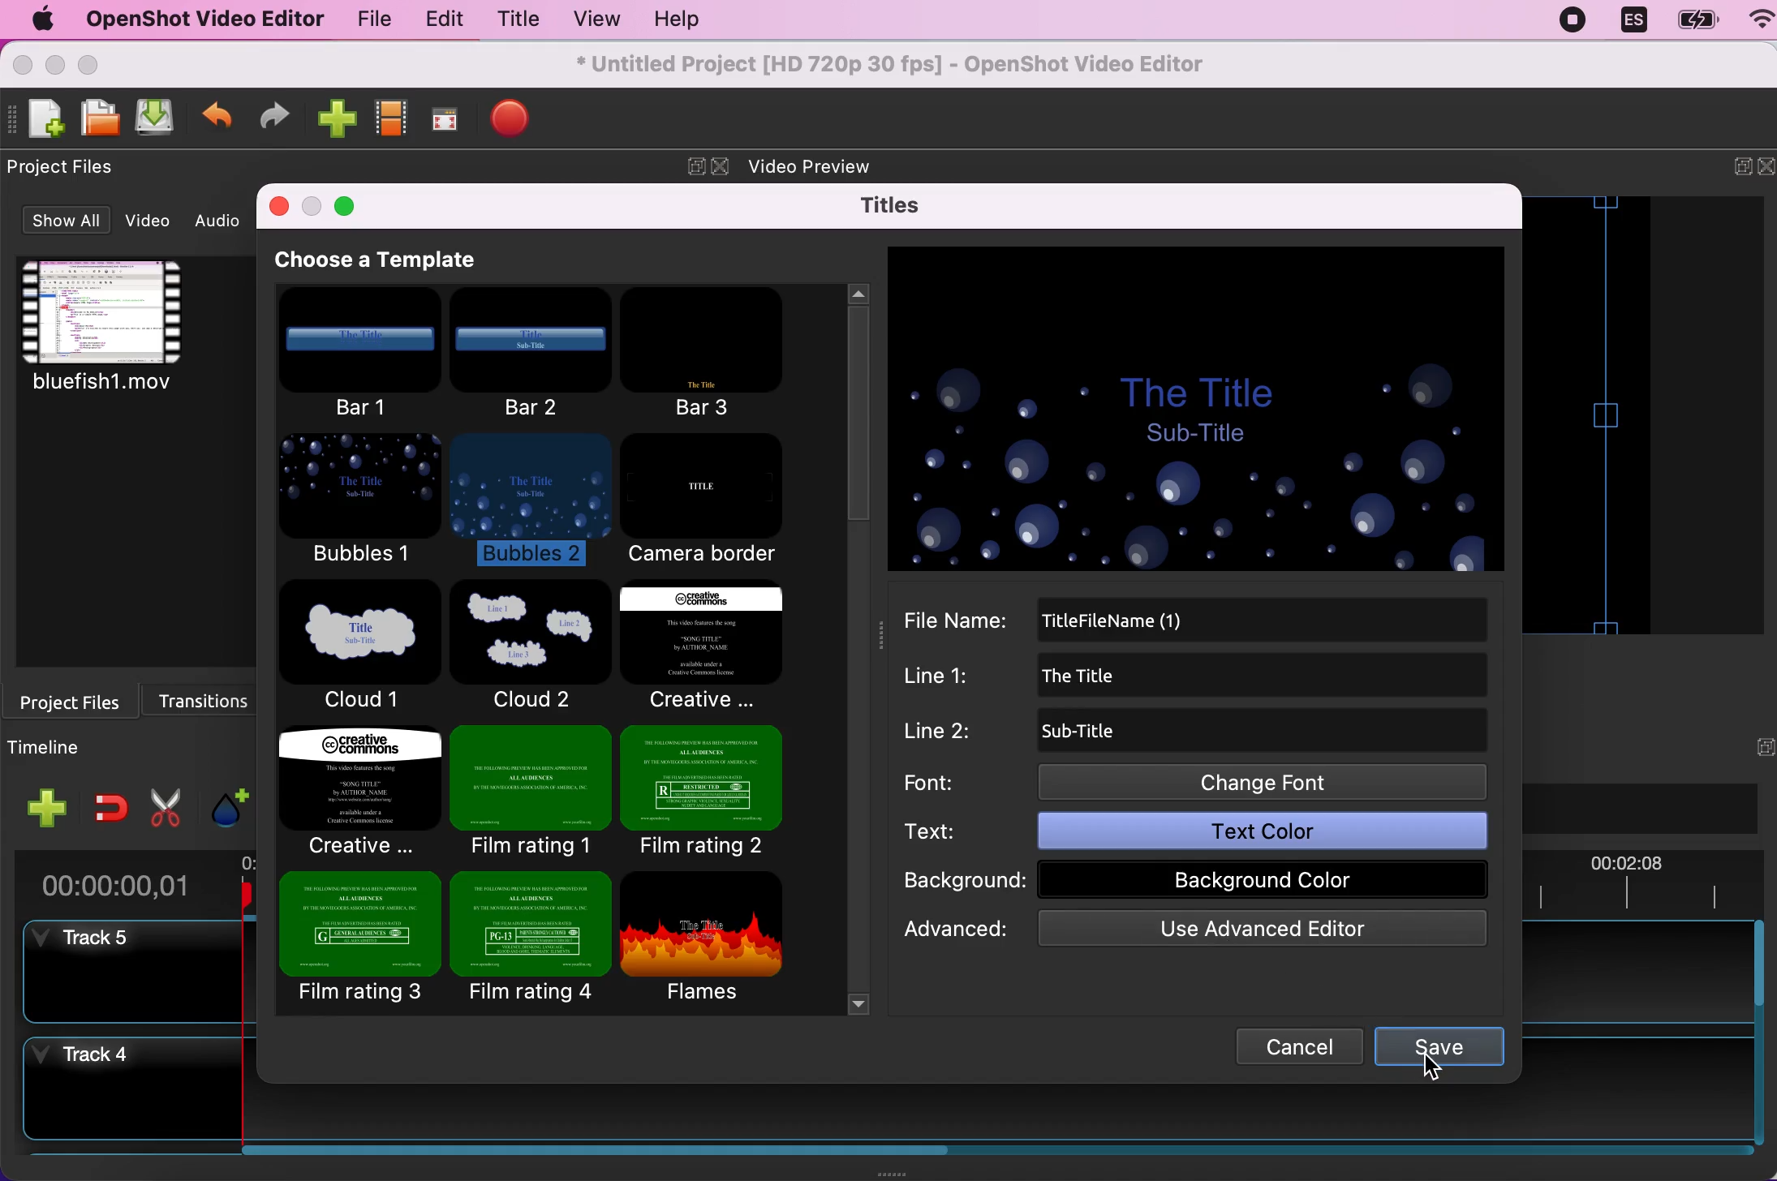 This screenshot has height=1181, width=1777. Describe the element at coordinates (918, 62) in the screenshot. I see `* untitled project [hd 720p 30 fps] - openshot video editor` at that location.